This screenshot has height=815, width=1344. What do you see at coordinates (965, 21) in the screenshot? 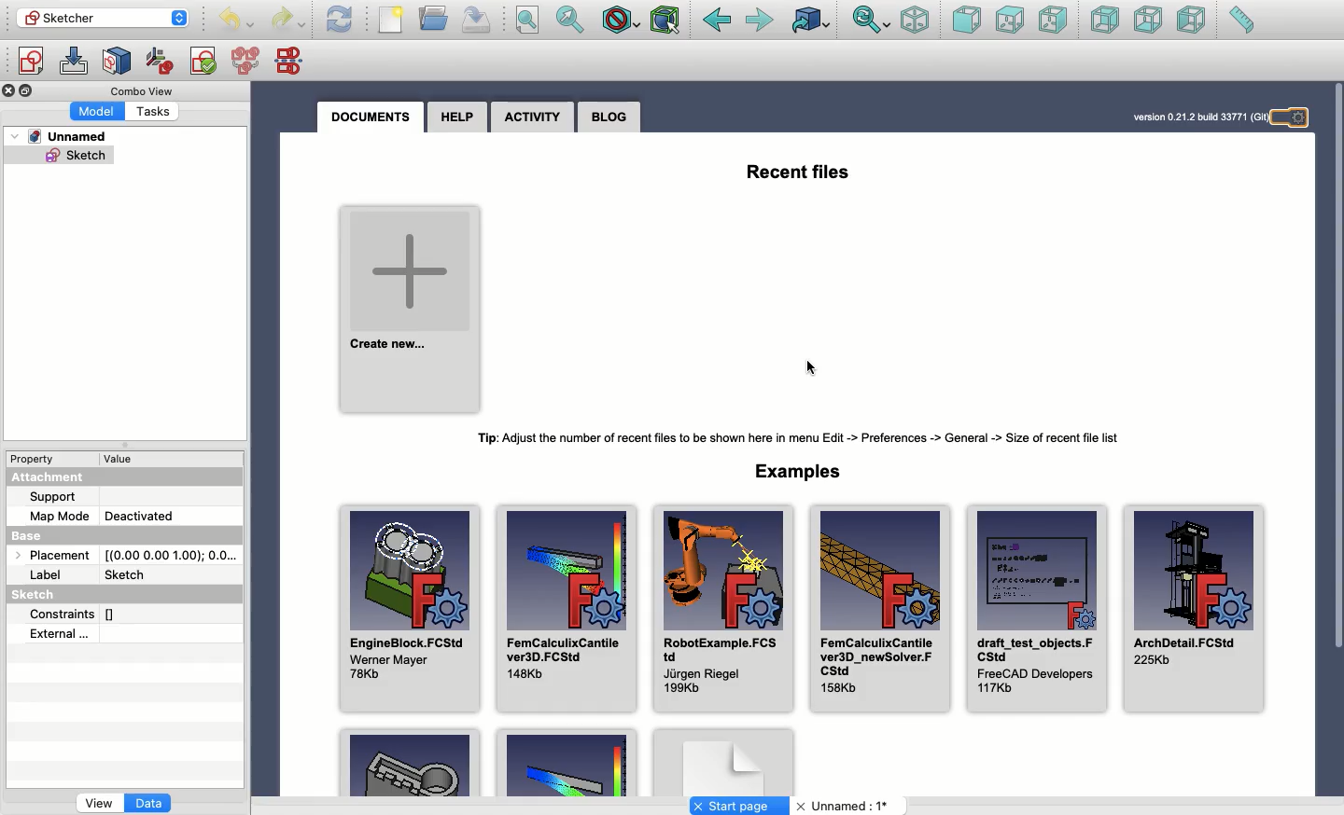
I see `Front` at bounding box center [965, 21].